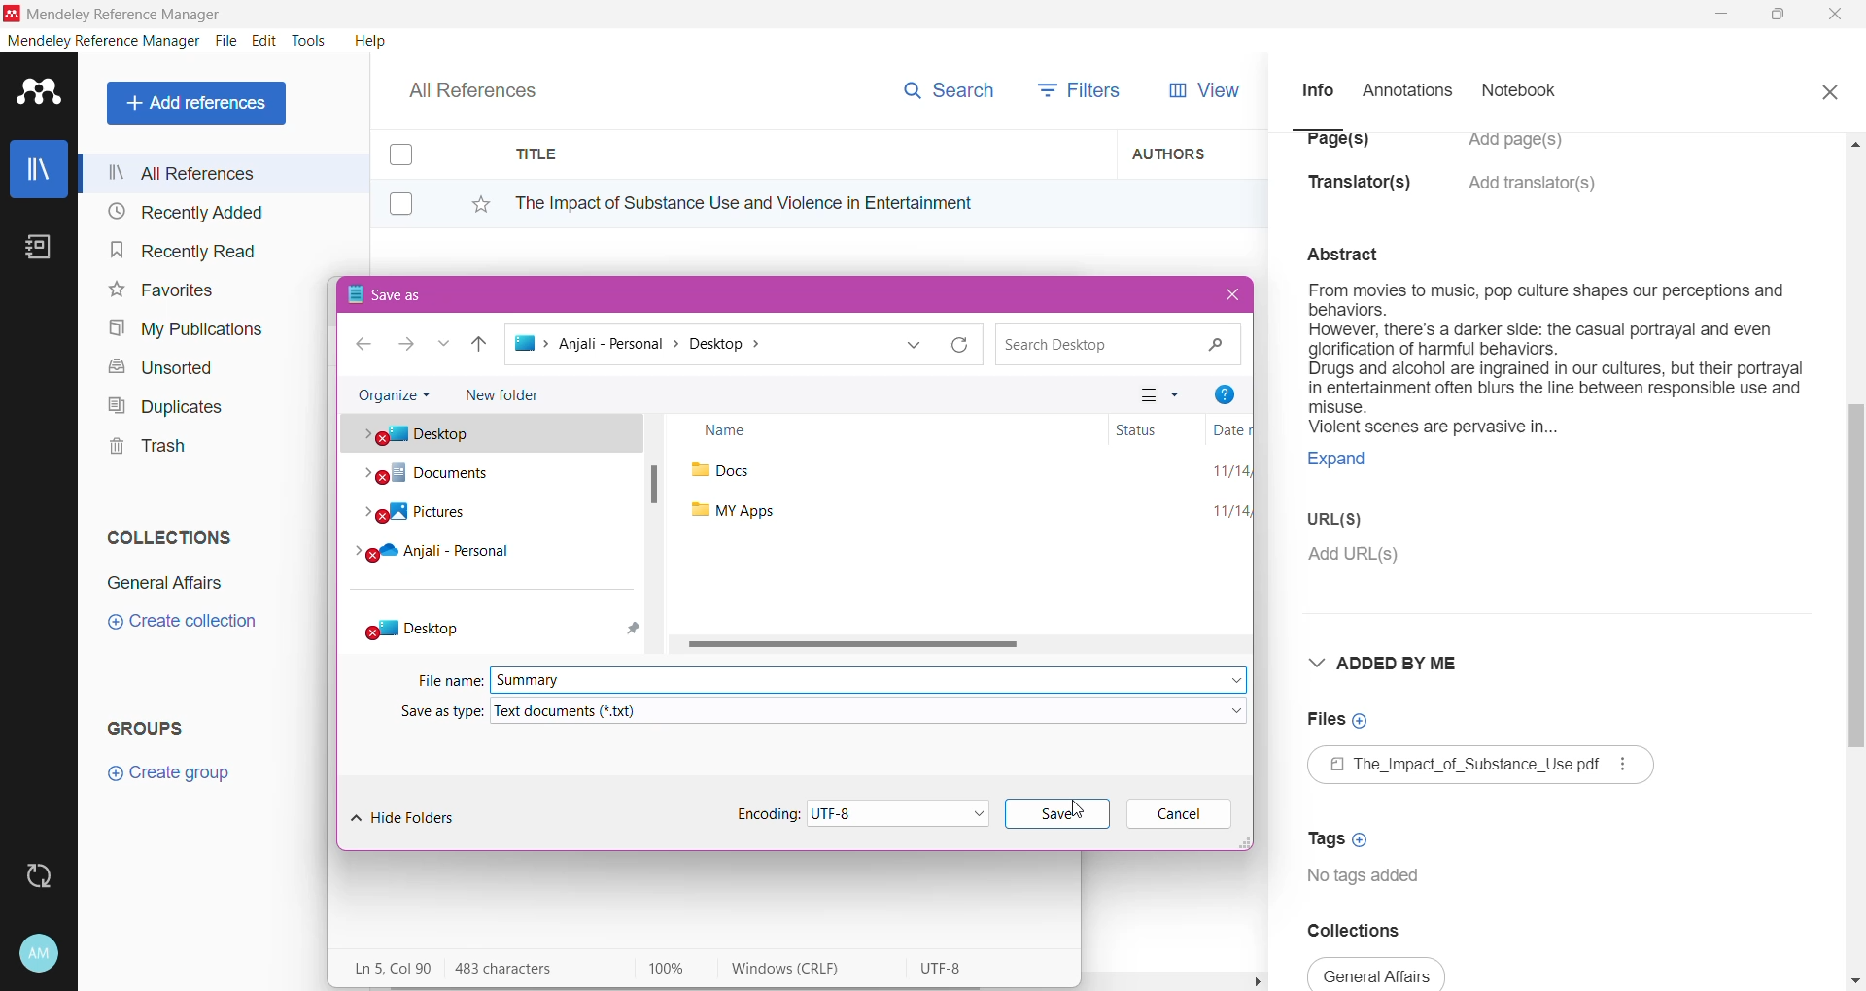 The width and height of the screenshot is (1866, 991). I want to click on All References, so click(223, 173).